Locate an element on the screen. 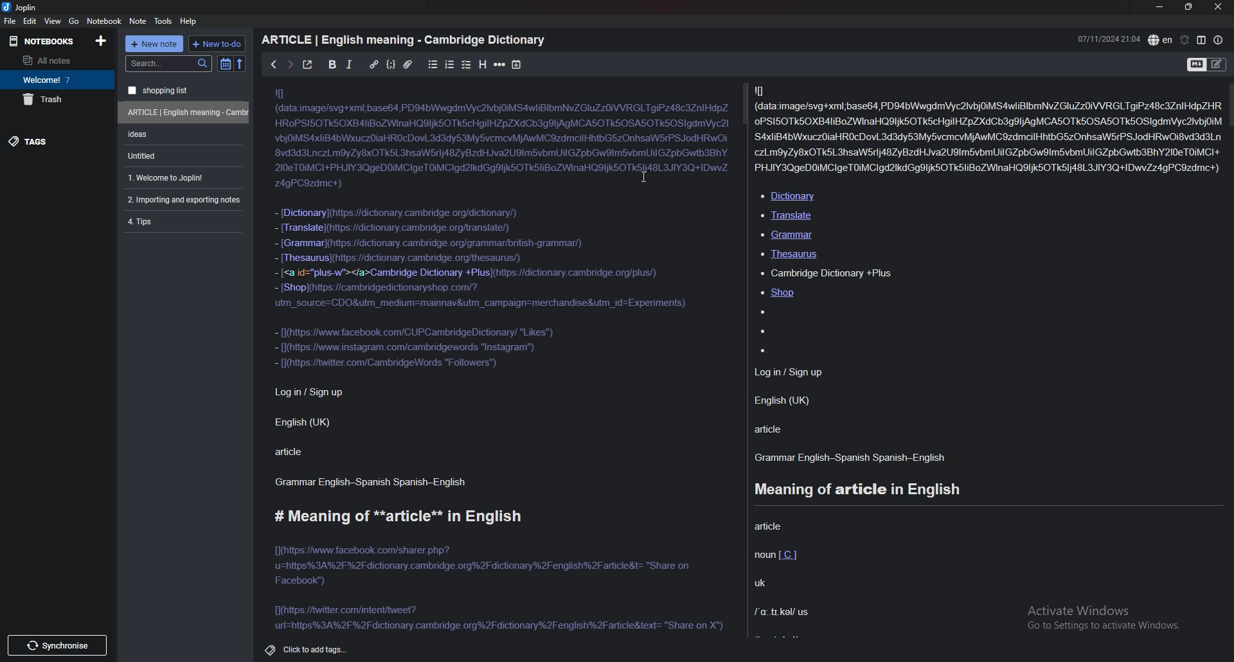 This screenshot has width=1234, height=662. scroll bar is located at coordinates (1230, 105).